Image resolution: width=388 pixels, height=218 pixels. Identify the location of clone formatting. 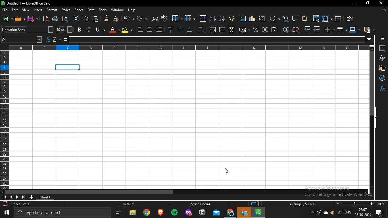
(106, 19).